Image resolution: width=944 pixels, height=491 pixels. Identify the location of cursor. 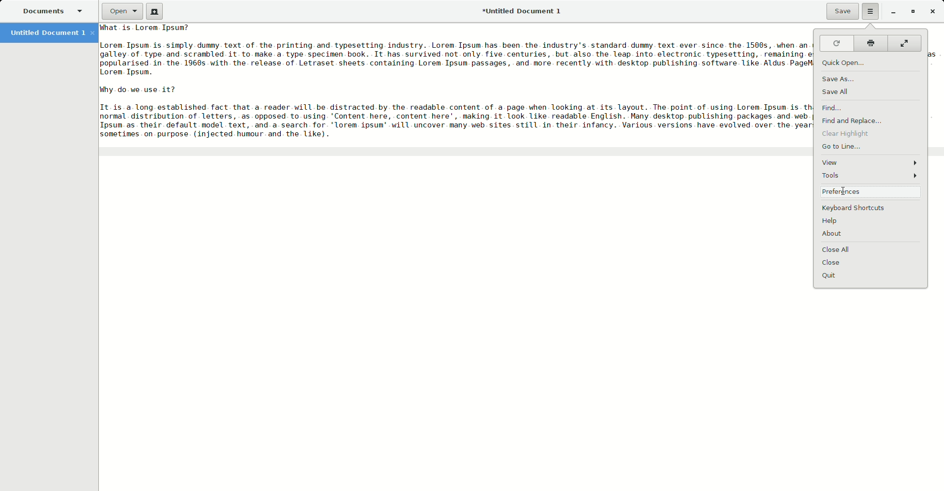
(843, 192).